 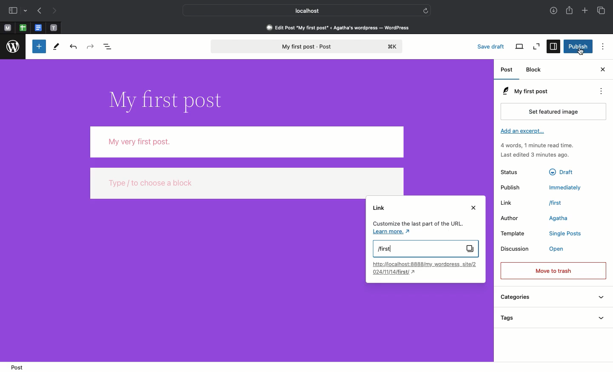 I want to click on Draft, so click(x=563, y=172).